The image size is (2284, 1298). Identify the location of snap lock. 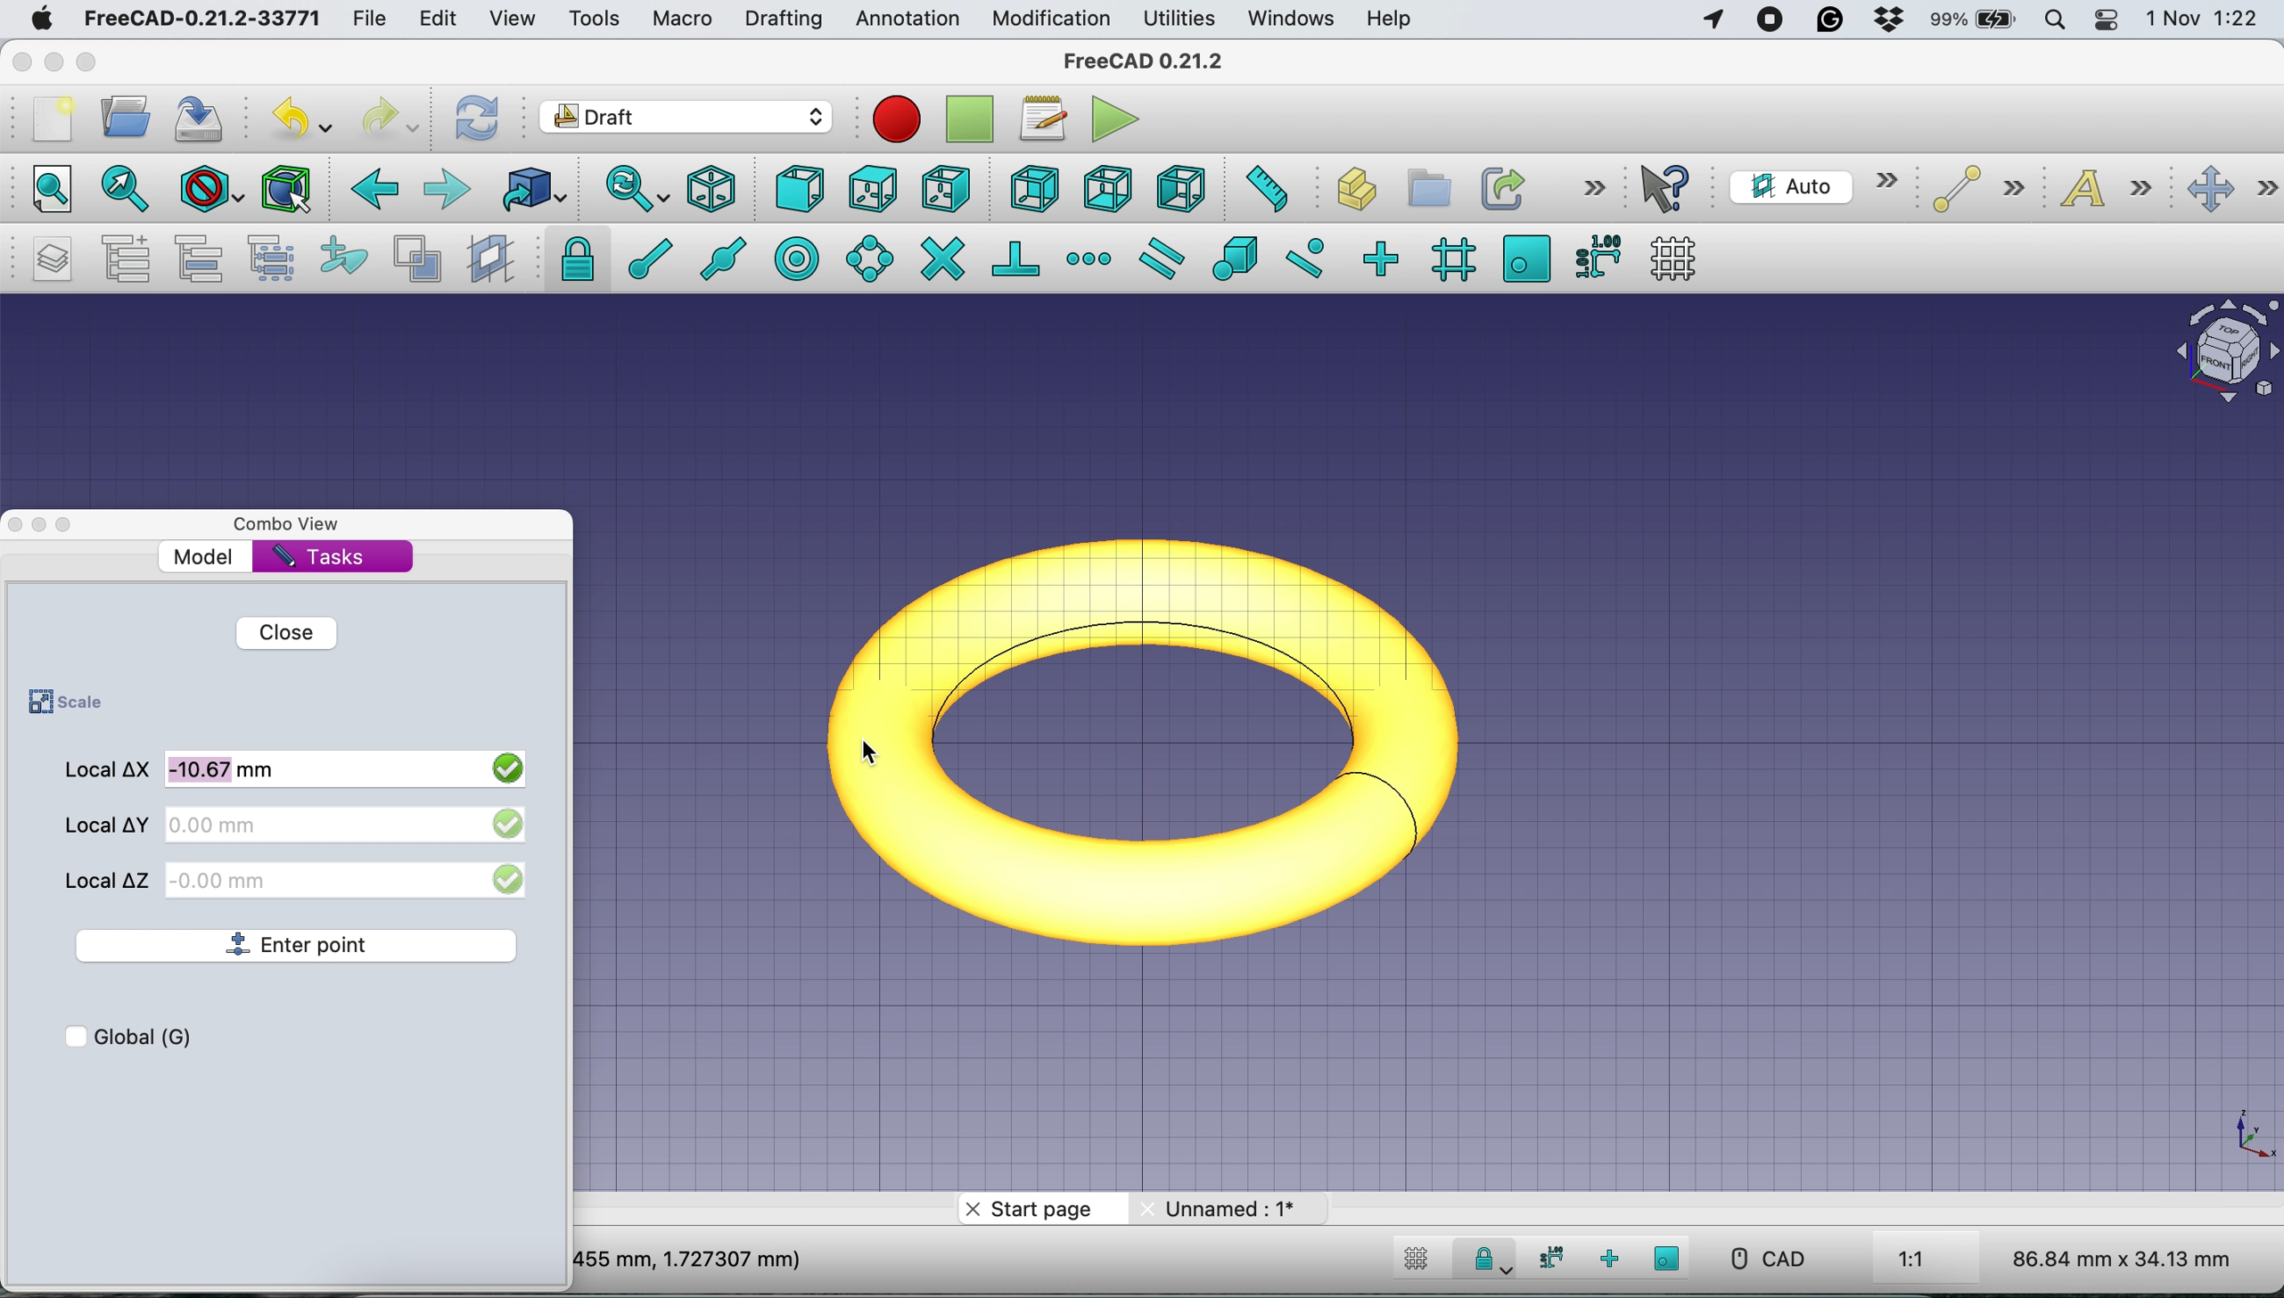
(569, 259).